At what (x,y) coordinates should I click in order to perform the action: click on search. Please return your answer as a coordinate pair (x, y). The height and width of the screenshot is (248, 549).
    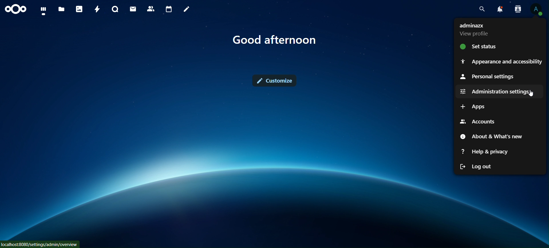
    Looking at the image, I should click on (481, 9).